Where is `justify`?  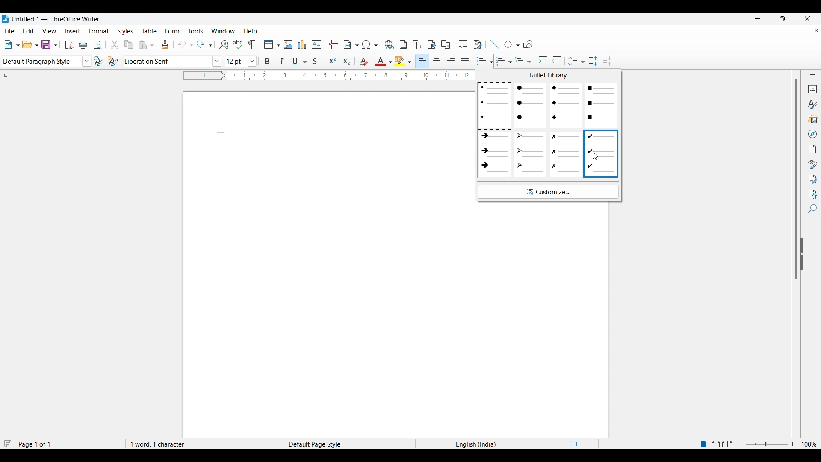 justify is located at coordinates (466, 60).